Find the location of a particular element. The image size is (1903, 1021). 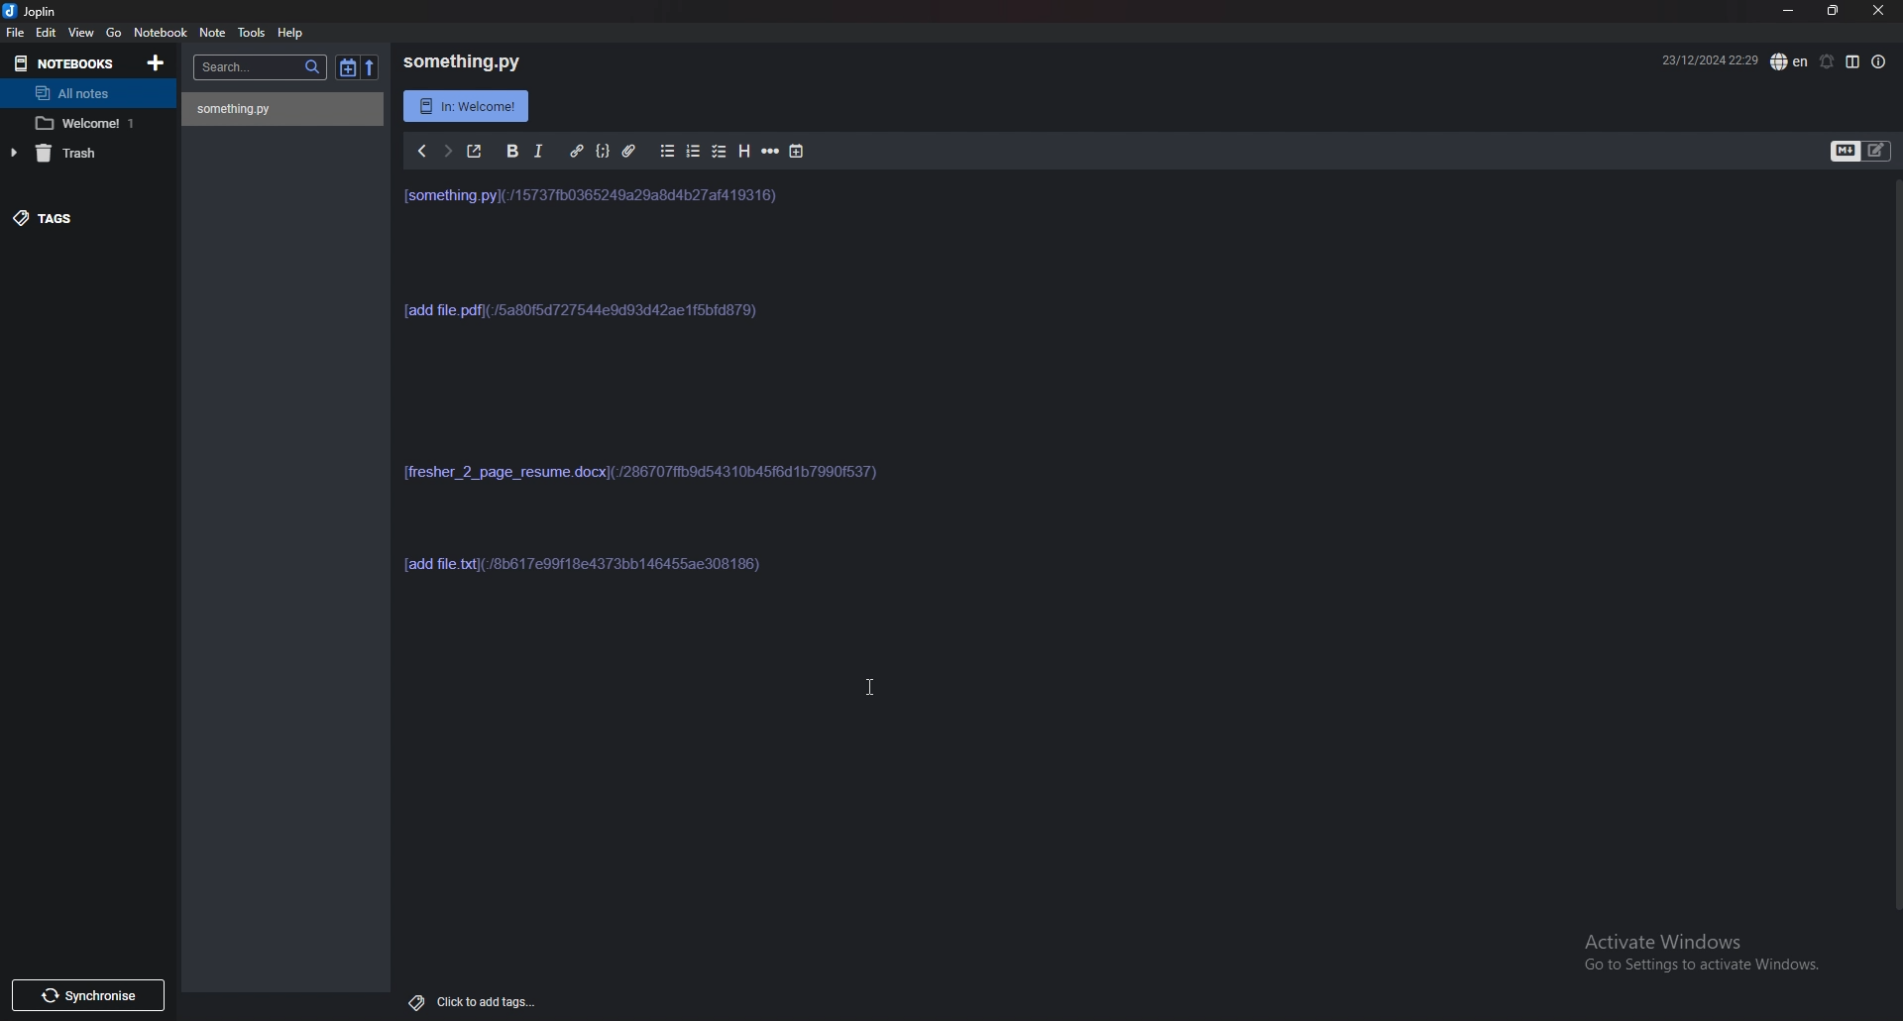

Minimize is located at coordinates (1790, 11).